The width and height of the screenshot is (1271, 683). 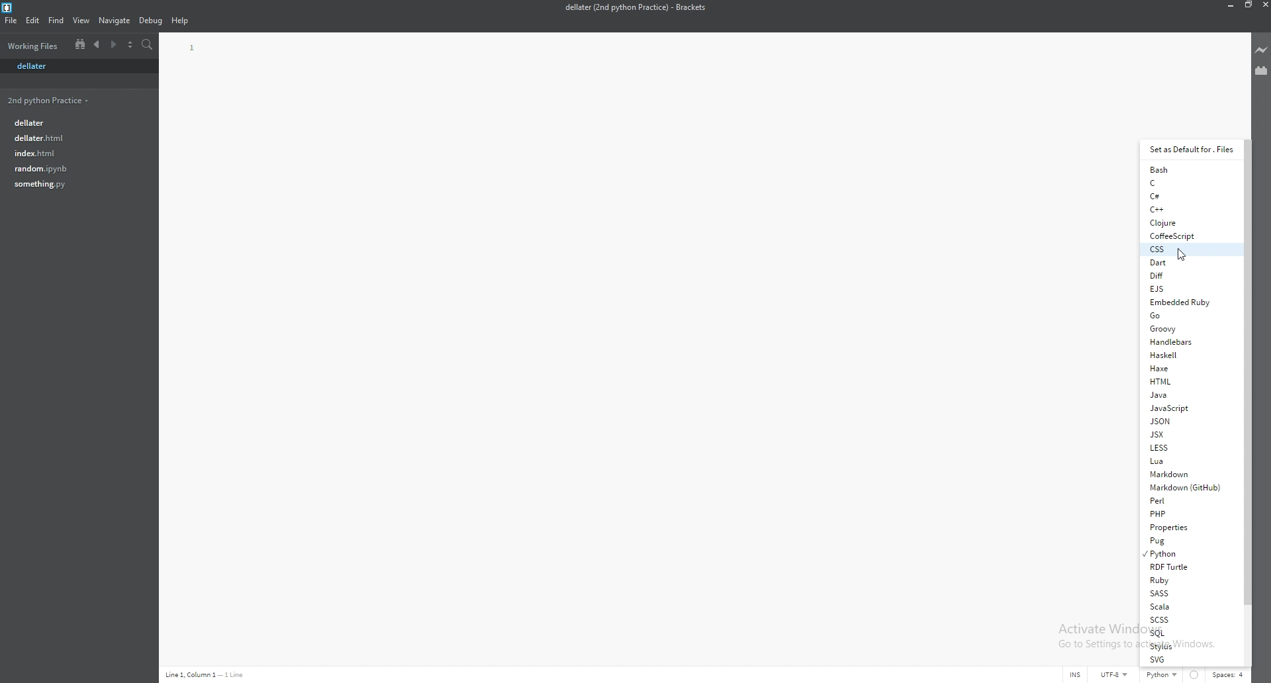 I want to click on file, so click(x=73, y=184).